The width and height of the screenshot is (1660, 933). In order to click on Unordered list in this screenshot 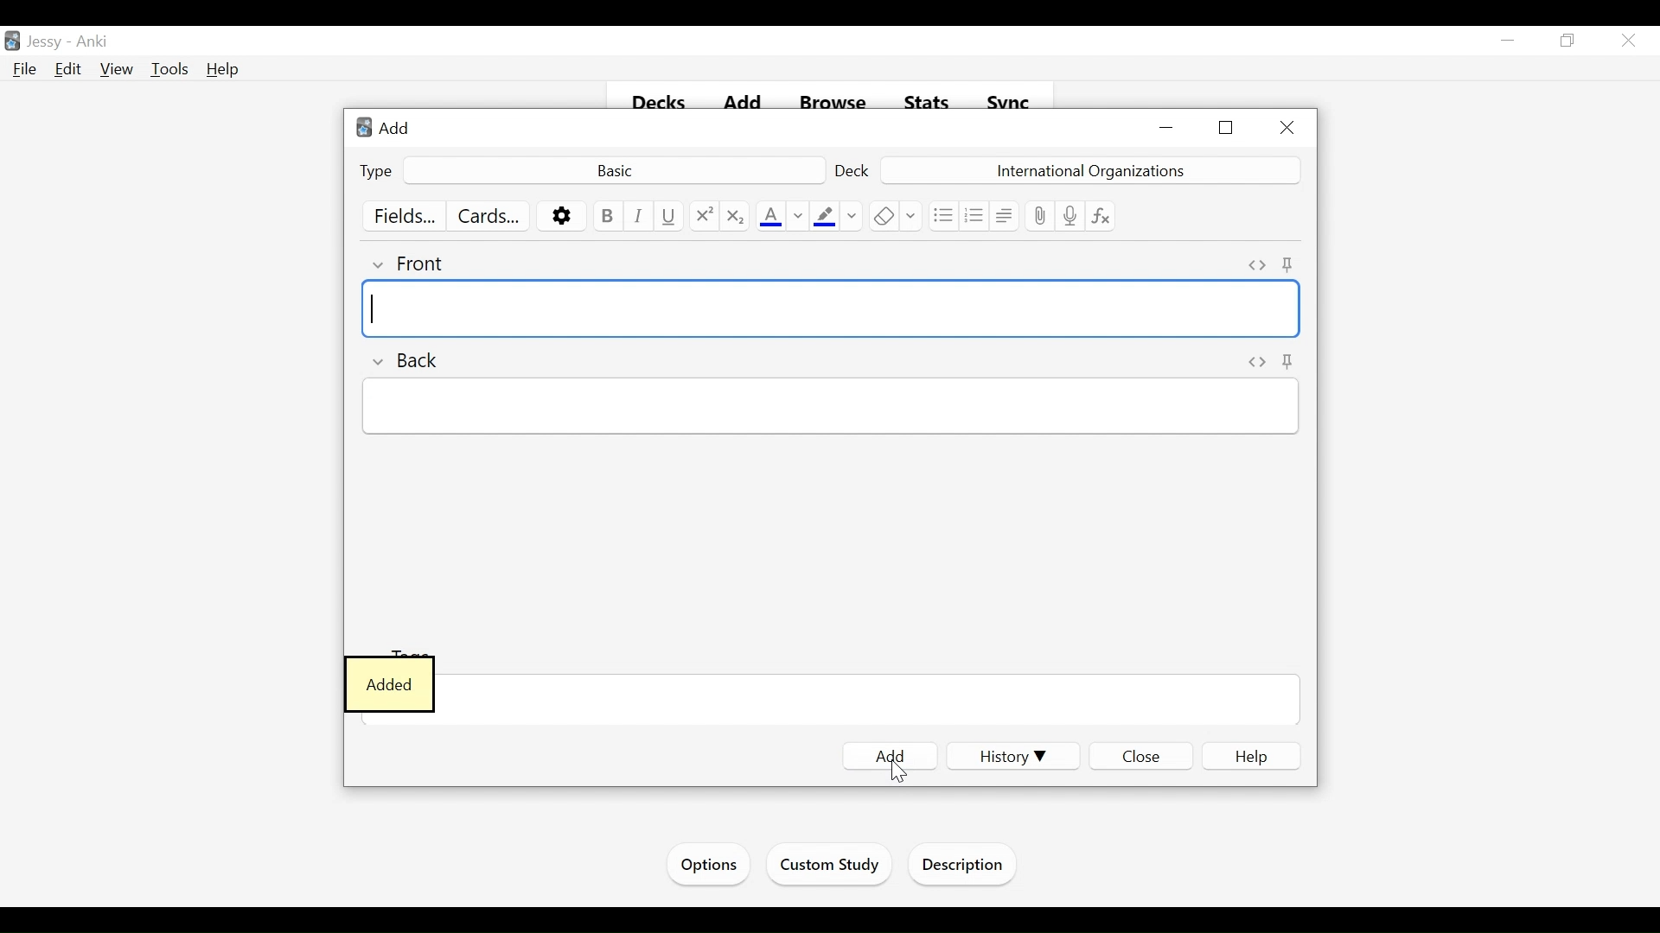, I will do `click(942, 214)`.